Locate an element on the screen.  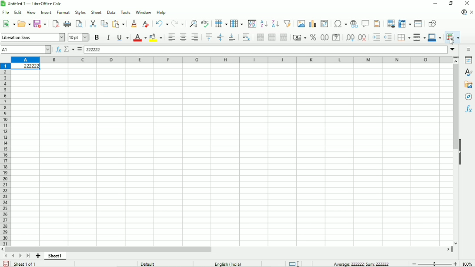
Add decimal place is located at coordinates (349, 38).